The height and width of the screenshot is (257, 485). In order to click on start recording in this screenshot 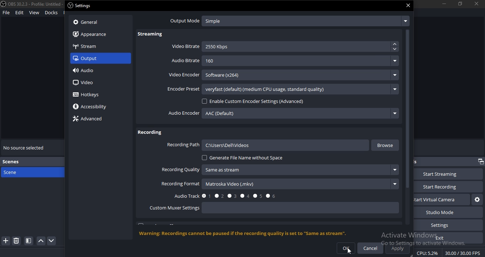, I will do `click(448, 186)`.